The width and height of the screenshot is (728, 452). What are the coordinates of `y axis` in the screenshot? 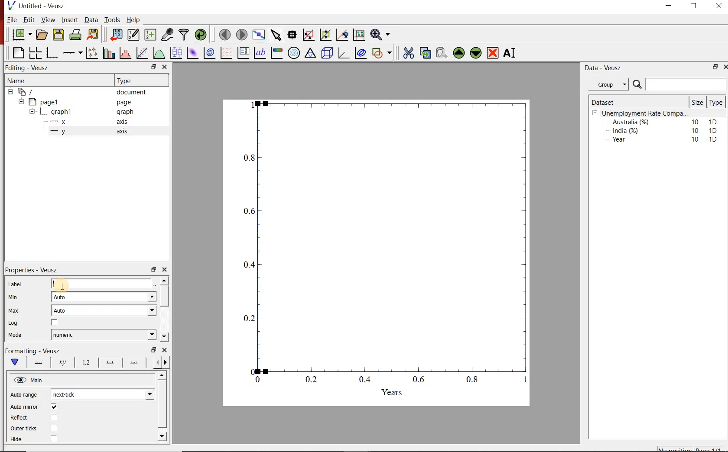 It's located at (94, 132).